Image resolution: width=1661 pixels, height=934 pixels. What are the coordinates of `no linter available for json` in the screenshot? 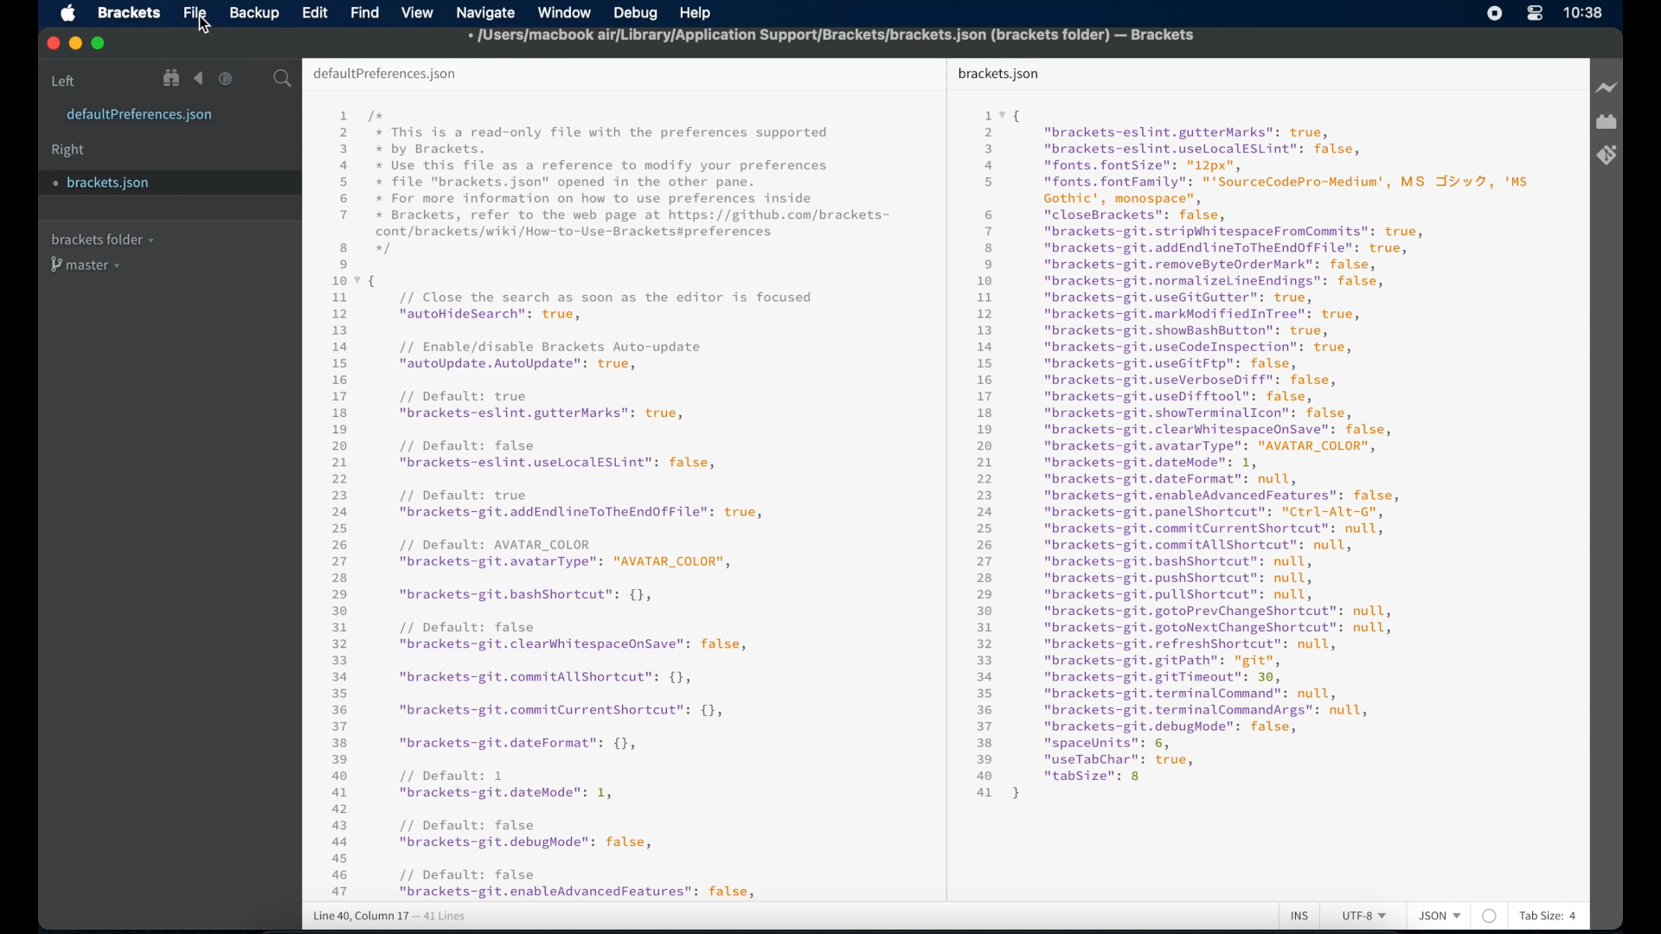 It's located at (1490, 917).